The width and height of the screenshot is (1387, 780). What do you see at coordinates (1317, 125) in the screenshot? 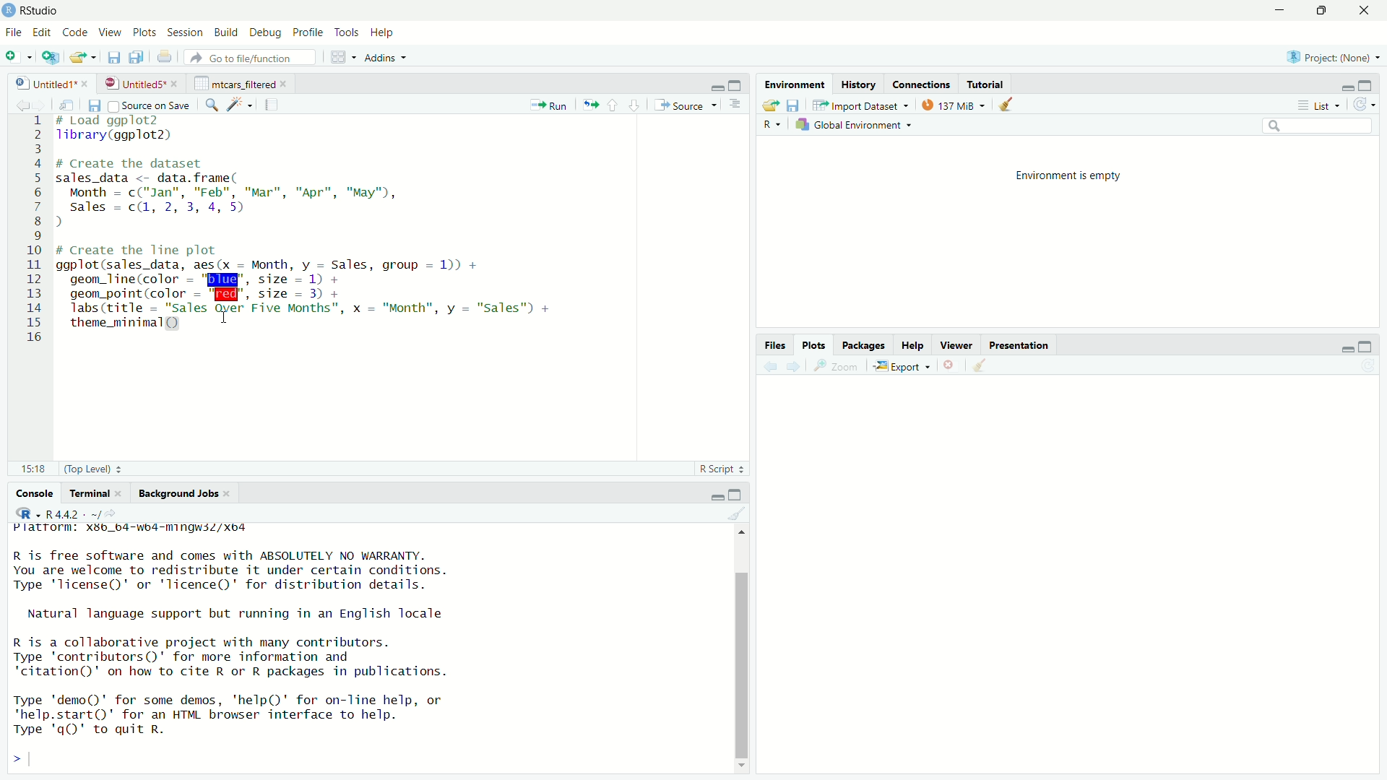
I see `search bar` at bounding box center [1317, 125].